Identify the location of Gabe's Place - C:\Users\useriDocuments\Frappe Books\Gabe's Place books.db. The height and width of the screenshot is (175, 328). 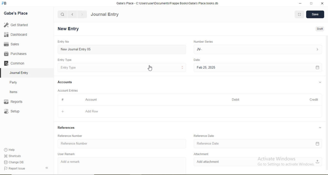
(168, 3).